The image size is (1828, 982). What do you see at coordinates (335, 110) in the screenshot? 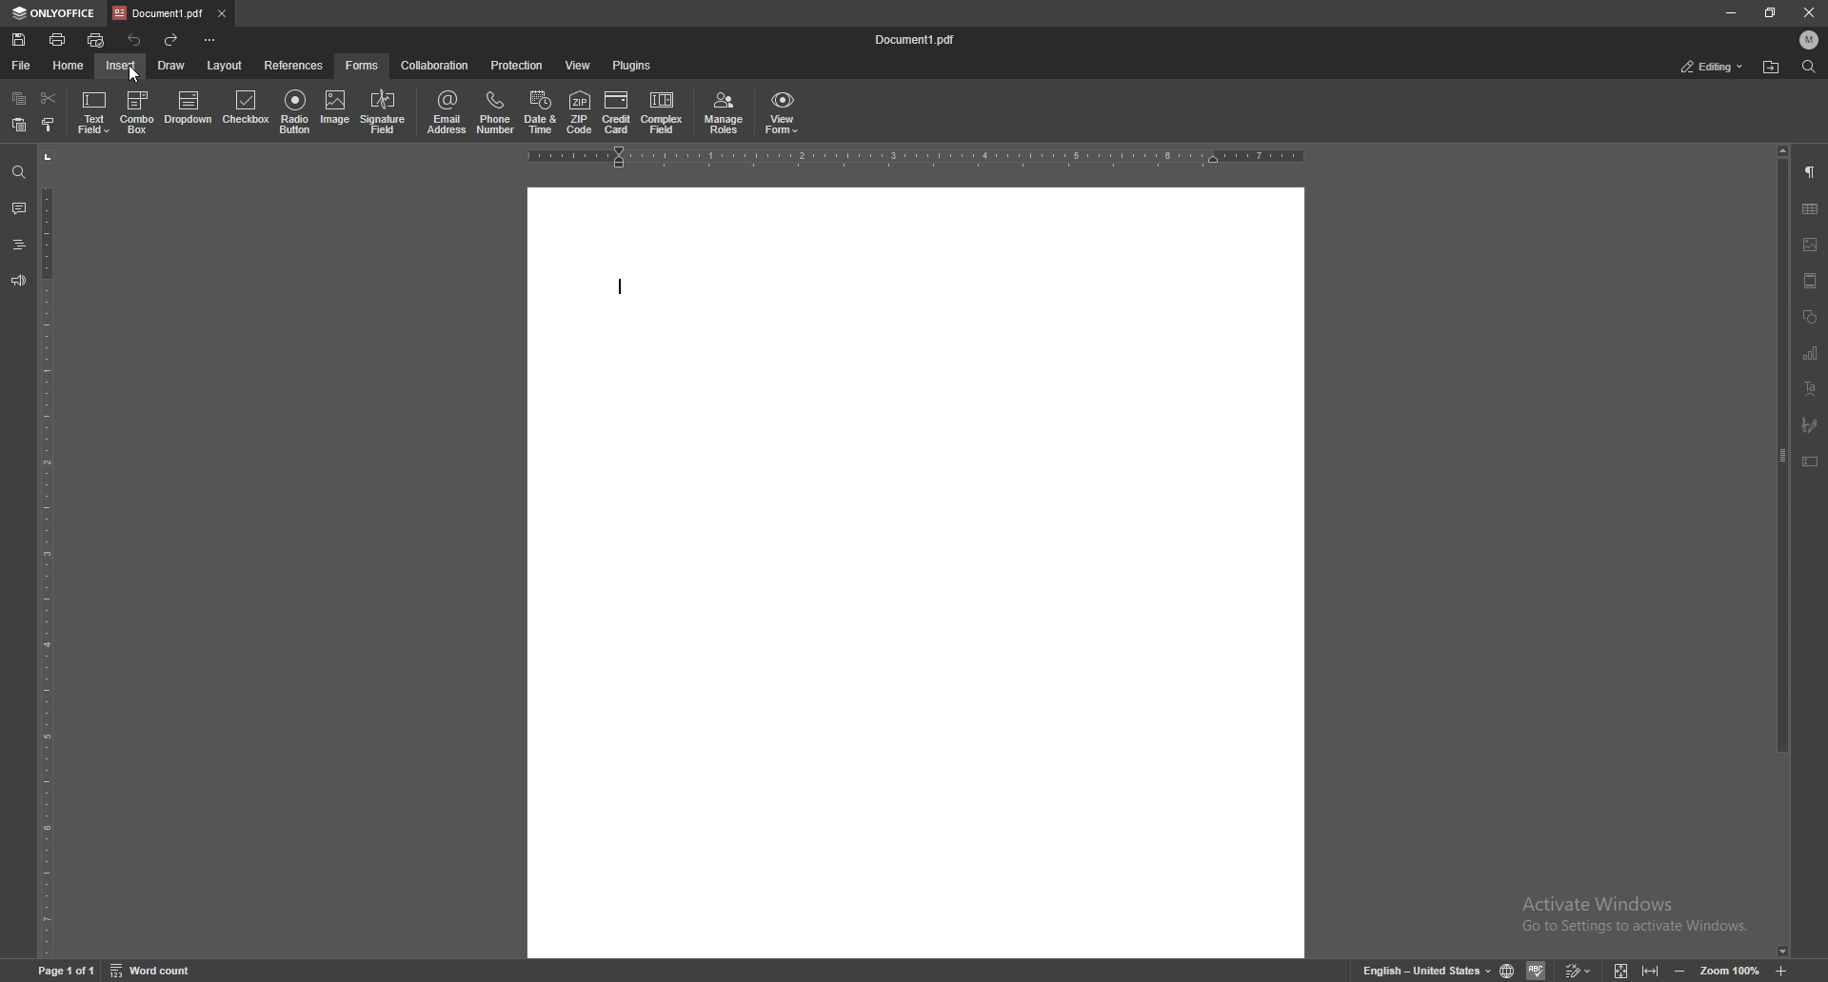
I see `image` at bounding box center [335, 110].